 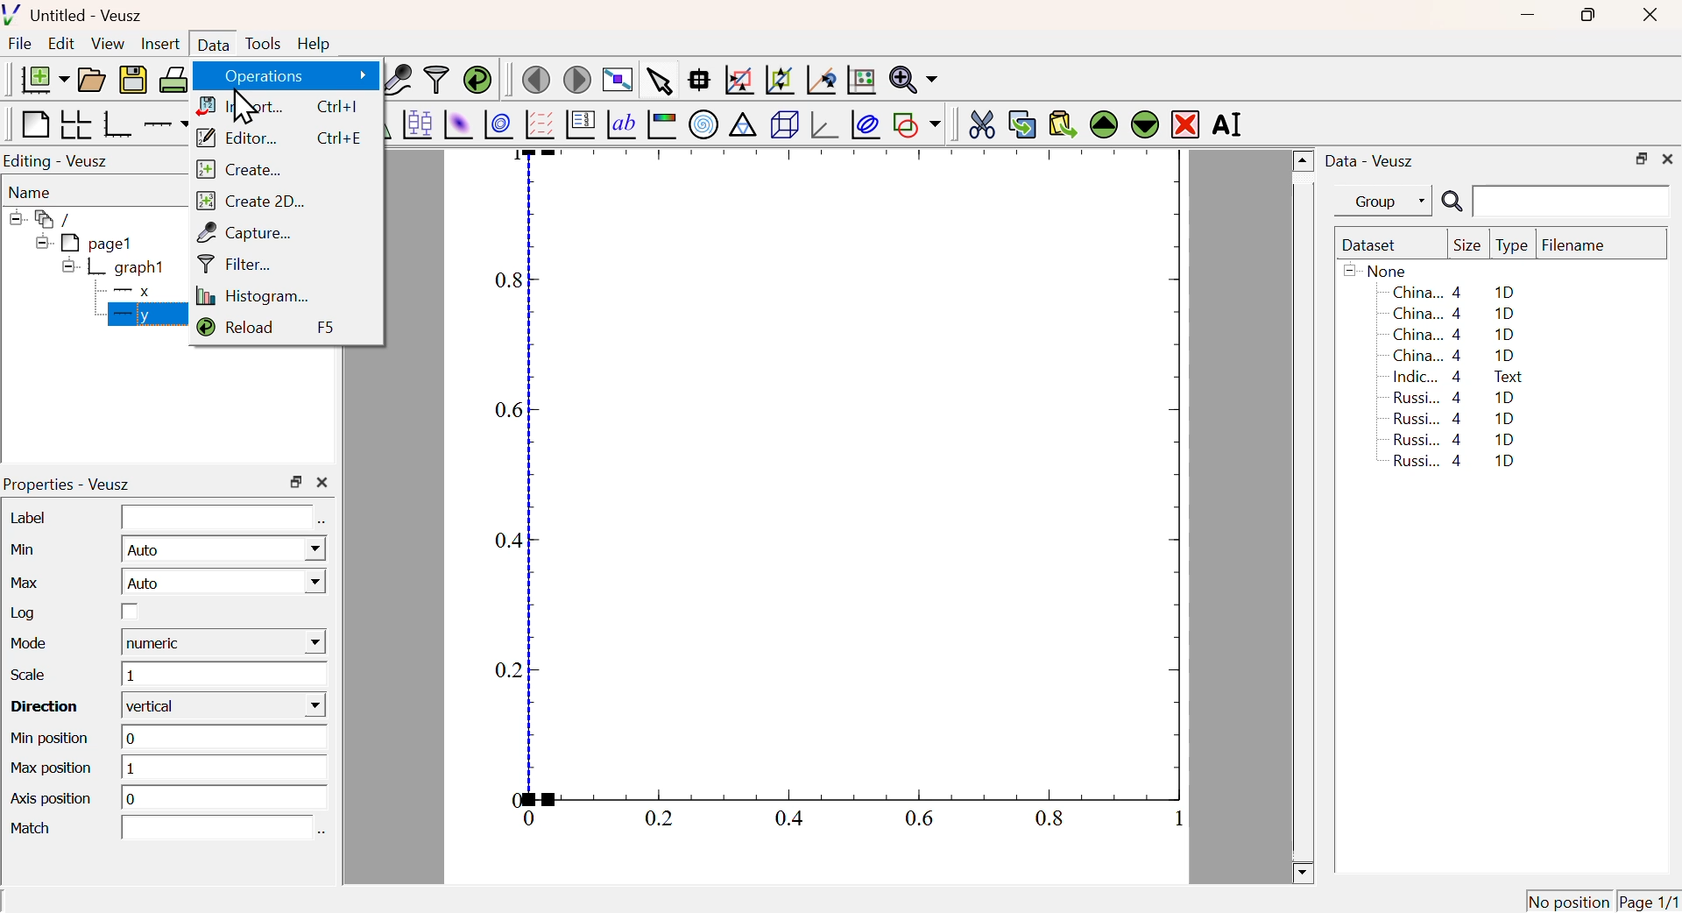 What do you see at coordinates (1063, 124) in the screenshot?
I see `Paste from Clipboard` at bounding box center [1063, 124].